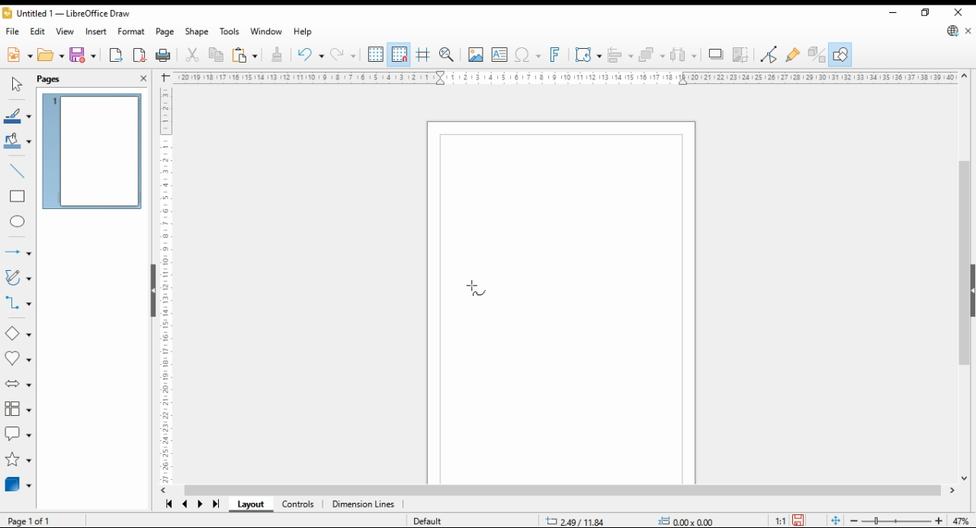 The height and width of the screenshot is (528, 976). Describe the element at coordinates (96, 31) in the screenshot. I see `insert` at that location.